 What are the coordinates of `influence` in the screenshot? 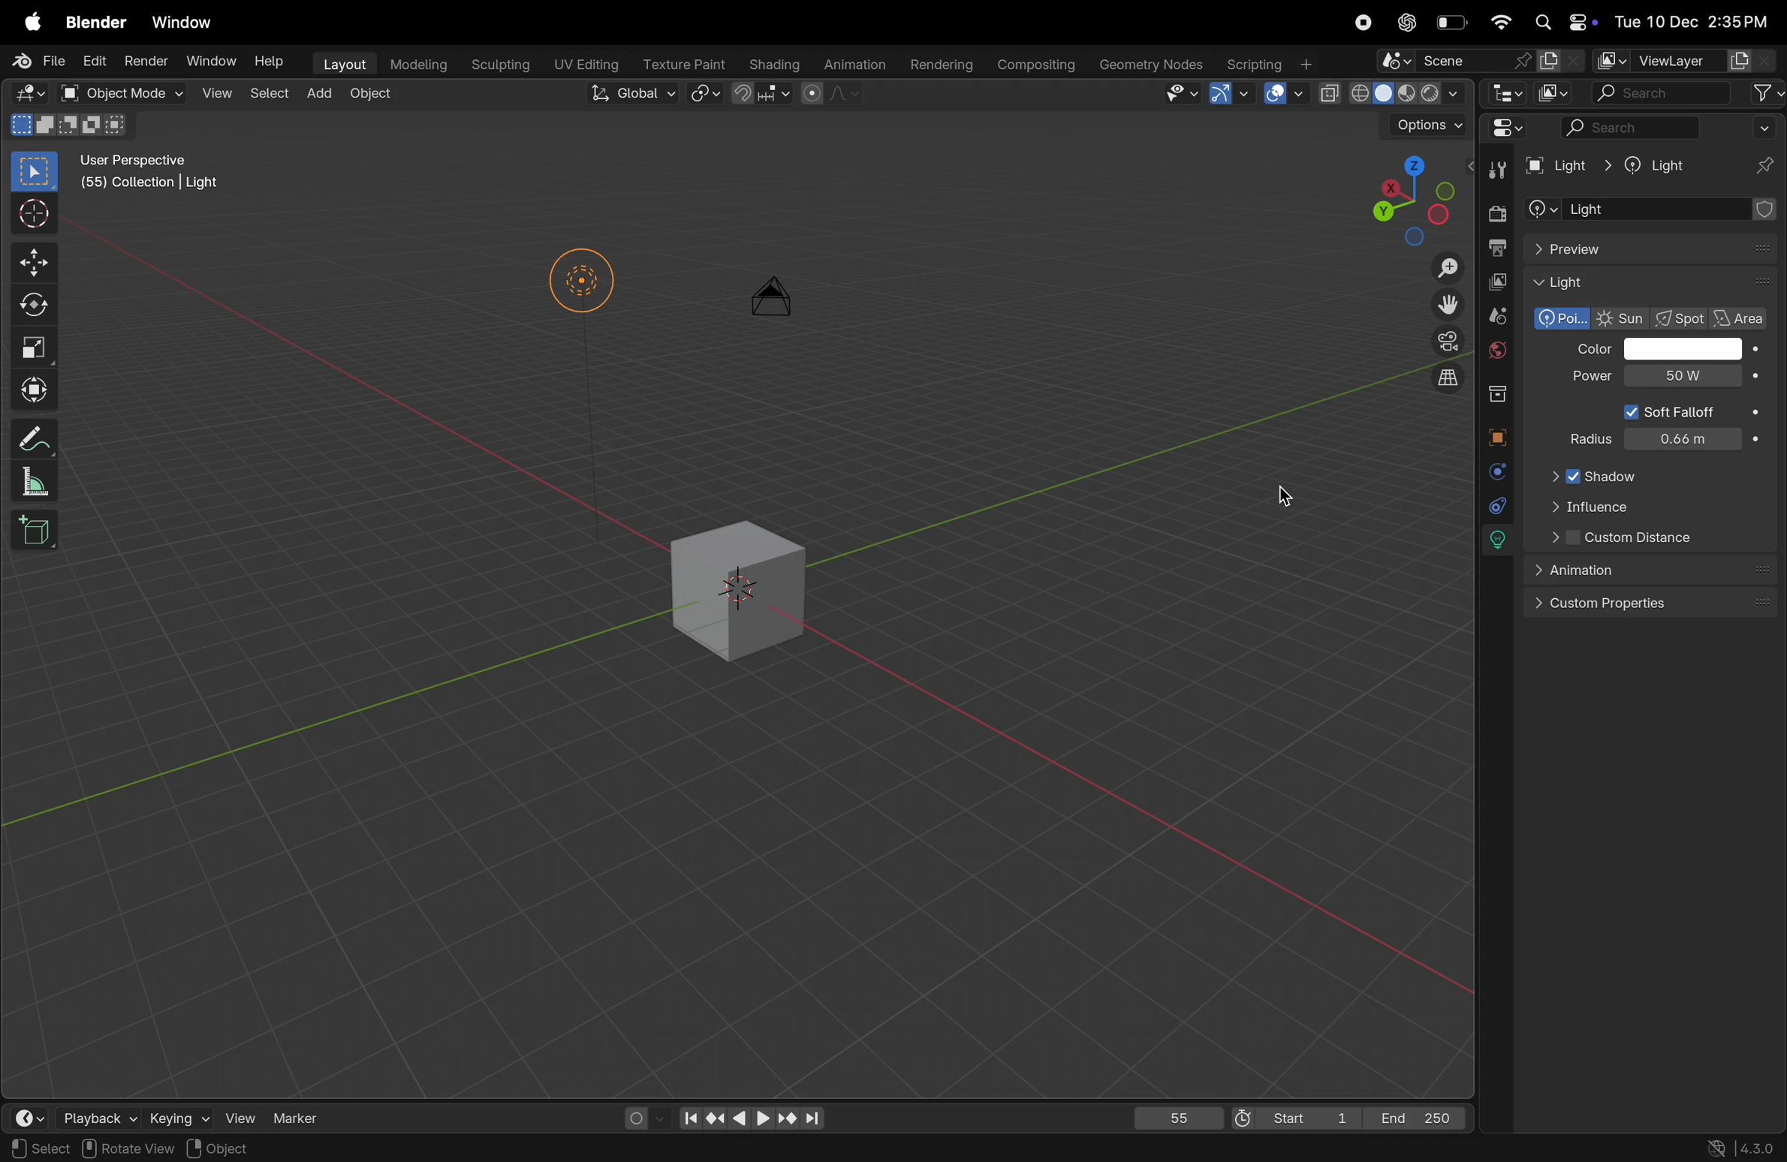 It's located at (1632, 506).